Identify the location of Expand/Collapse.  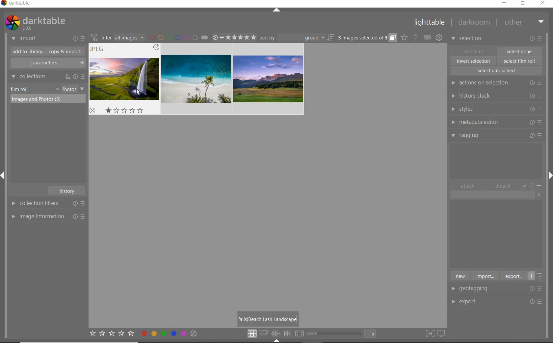
(276, 341).